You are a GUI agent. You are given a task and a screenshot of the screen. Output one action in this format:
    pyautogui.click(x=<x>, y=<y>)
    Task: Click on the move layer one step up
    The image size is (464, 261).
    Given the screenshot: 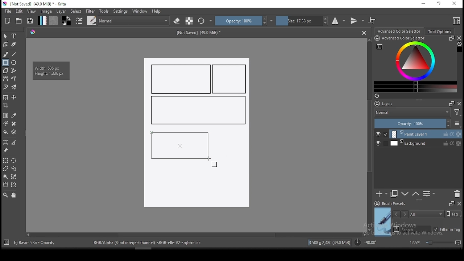 What is the action you would take?
    pyautogui.click(x=405, y=195)
    